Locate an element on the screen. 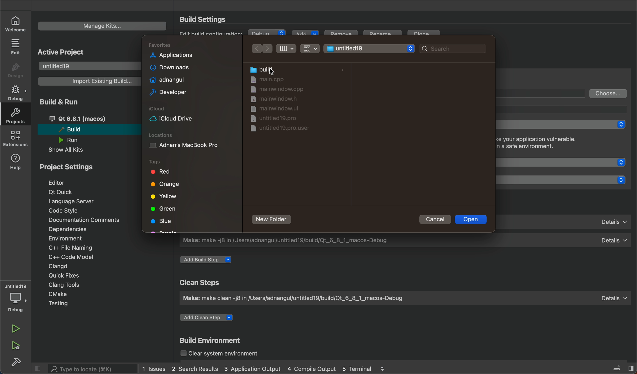  Dependencies  is located at coordinates (73, 230).